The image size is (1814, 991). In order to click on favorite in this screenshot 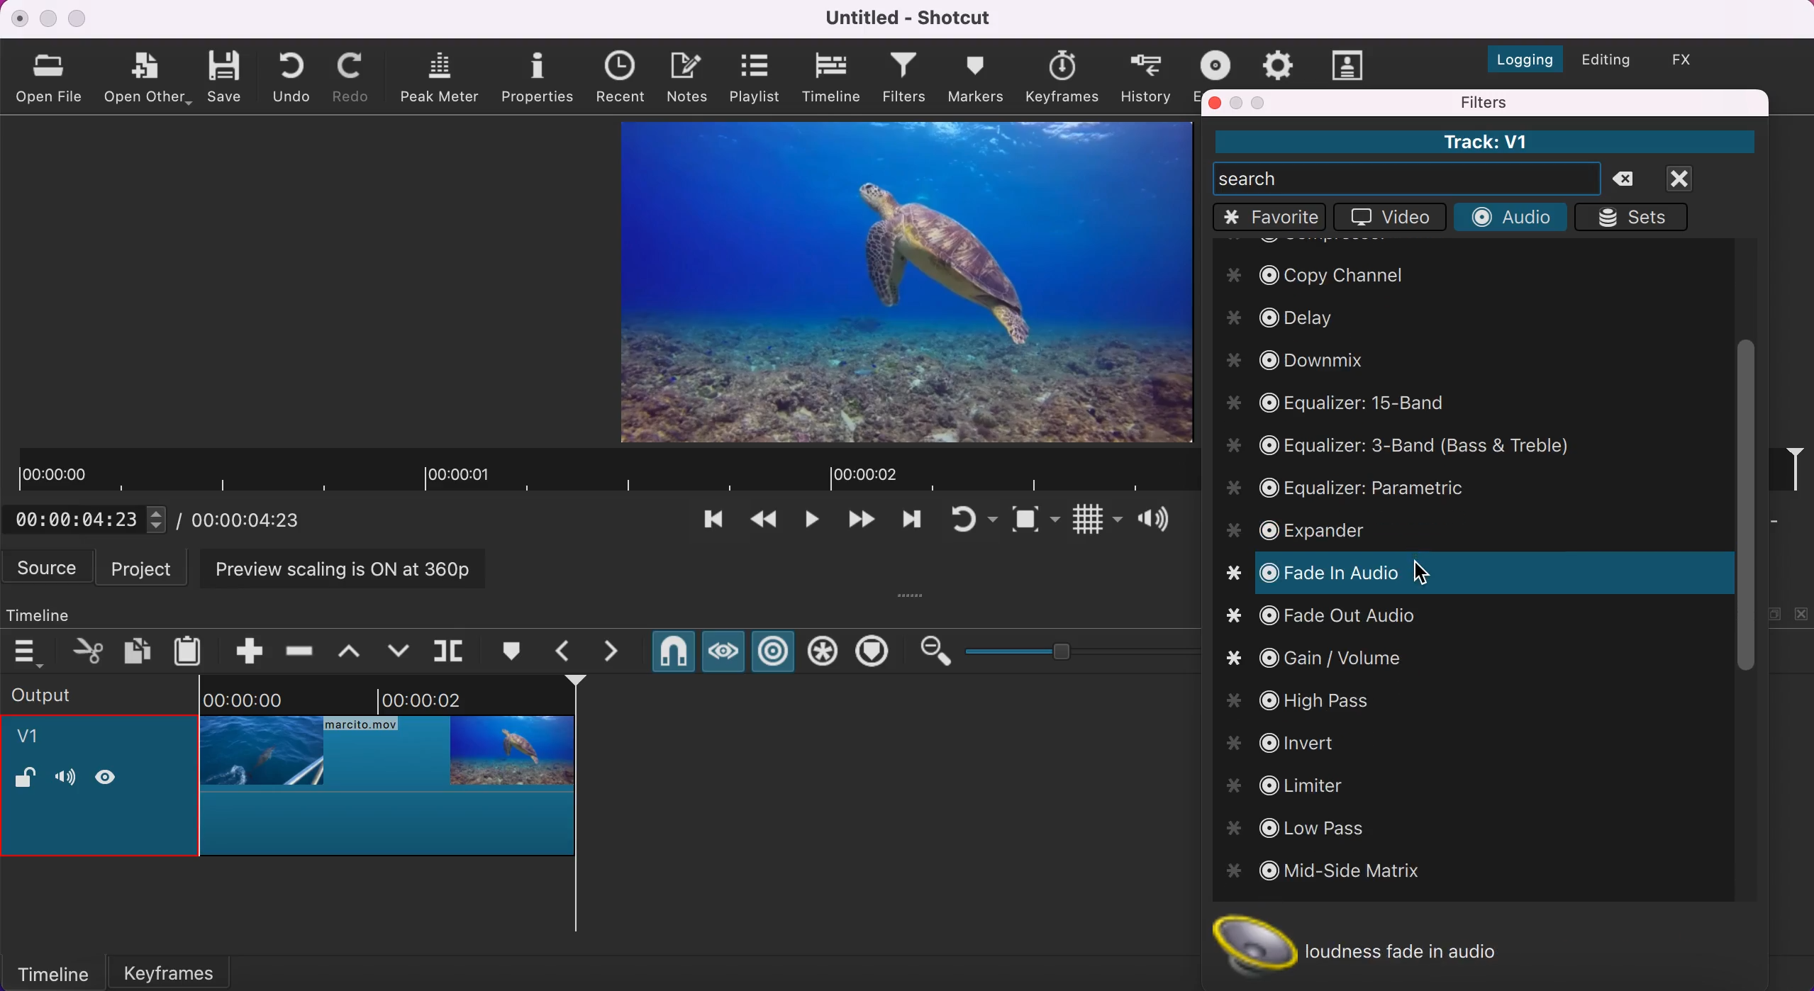, I will do `click(1270, 218)`.